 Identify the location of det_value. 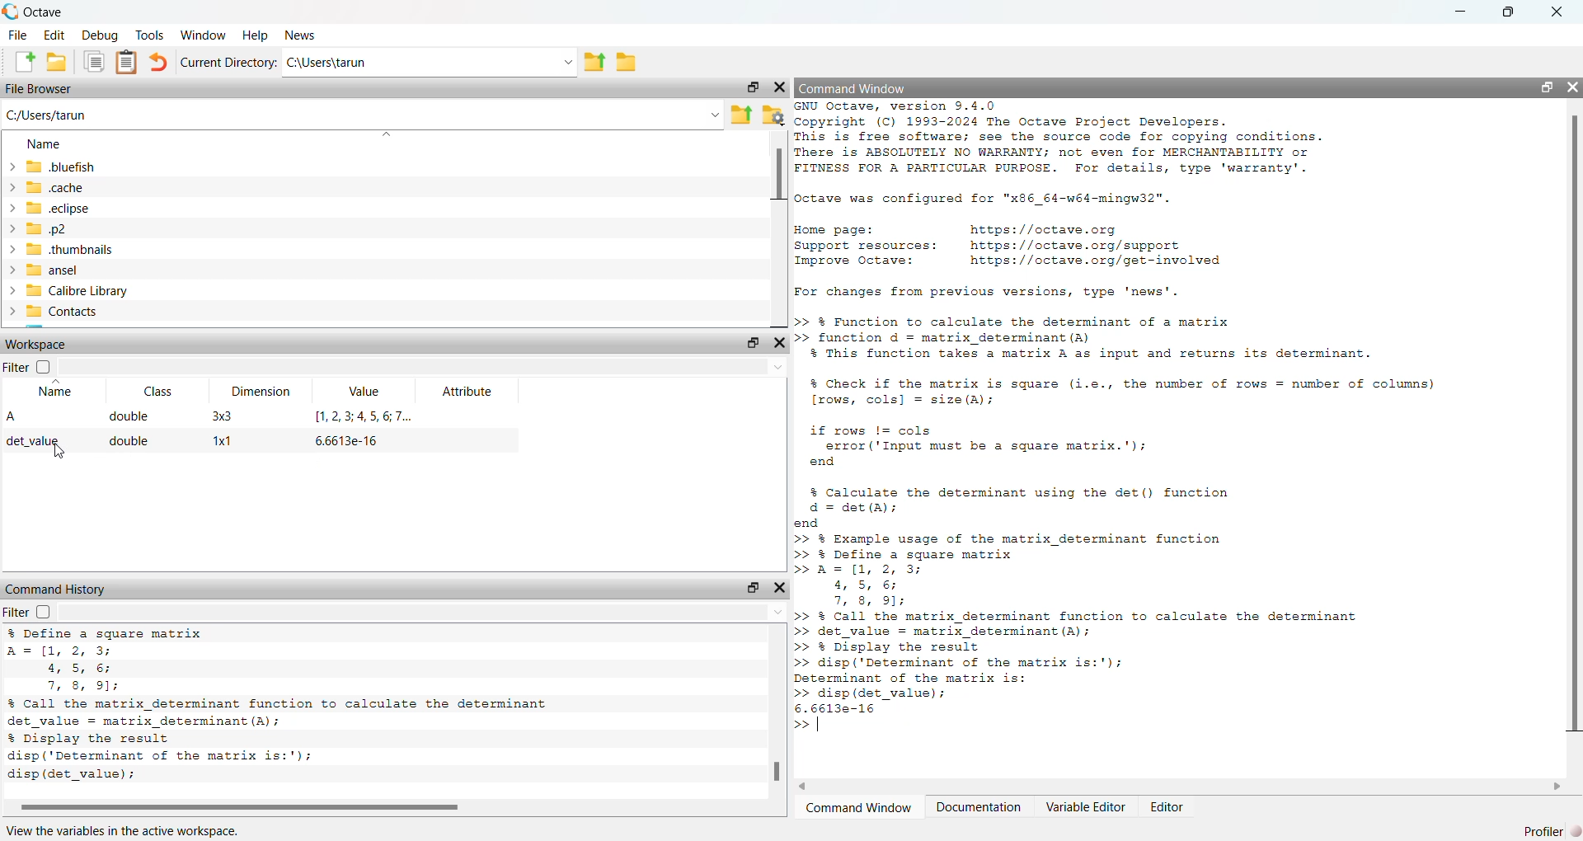
(36, 441).